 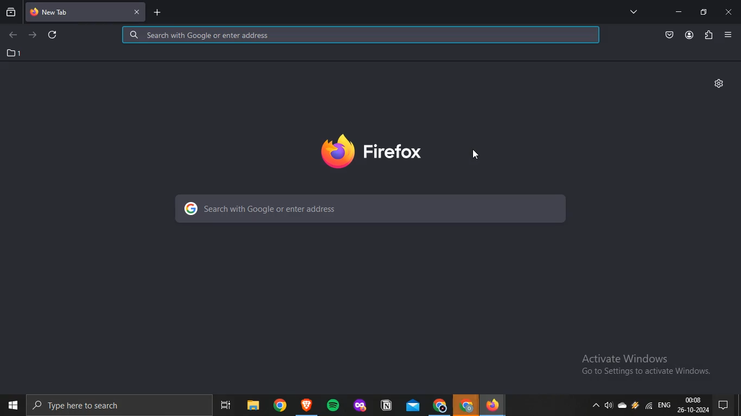 What do you see at coordinates (679, 12) in the screenshot?
I see `minimize` at bounding box center [679, 12].